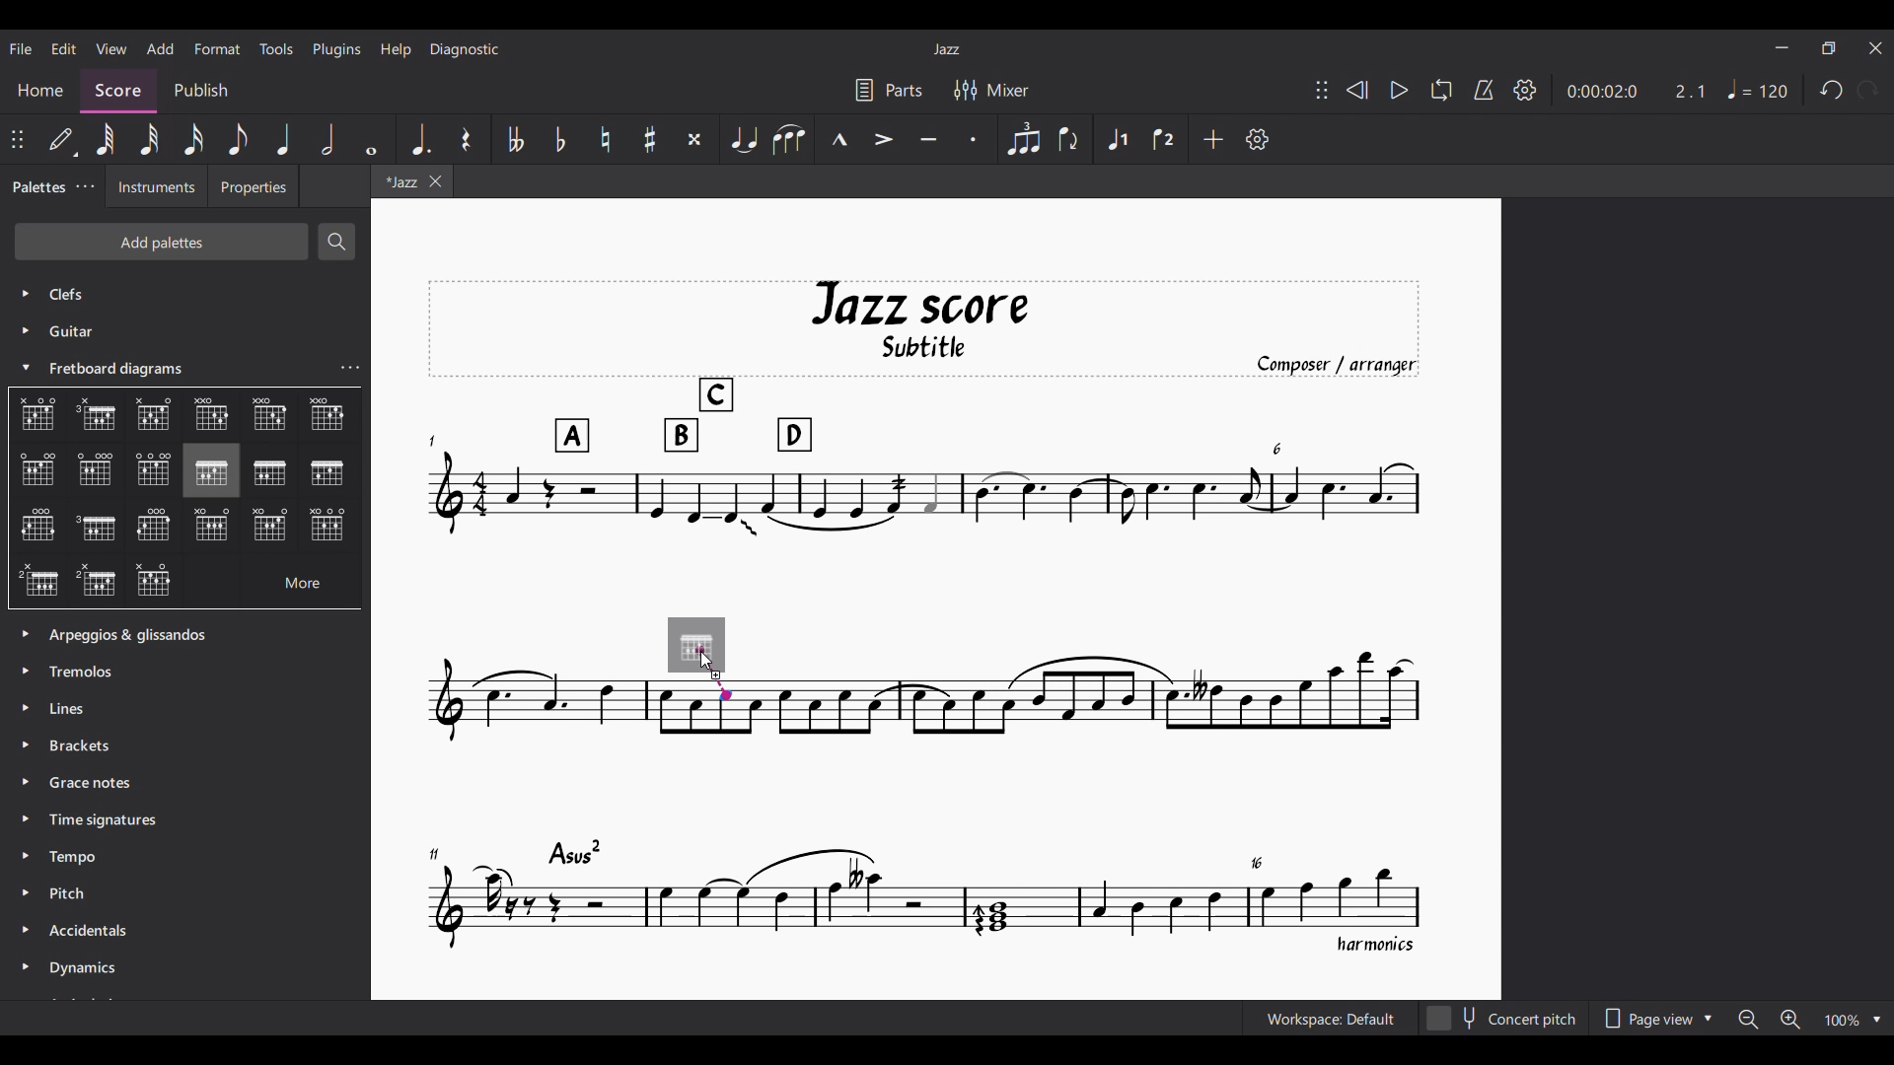  Describe the element at coordinates (1067, 138) in the screenshot. I see `Flip direction` at that location.